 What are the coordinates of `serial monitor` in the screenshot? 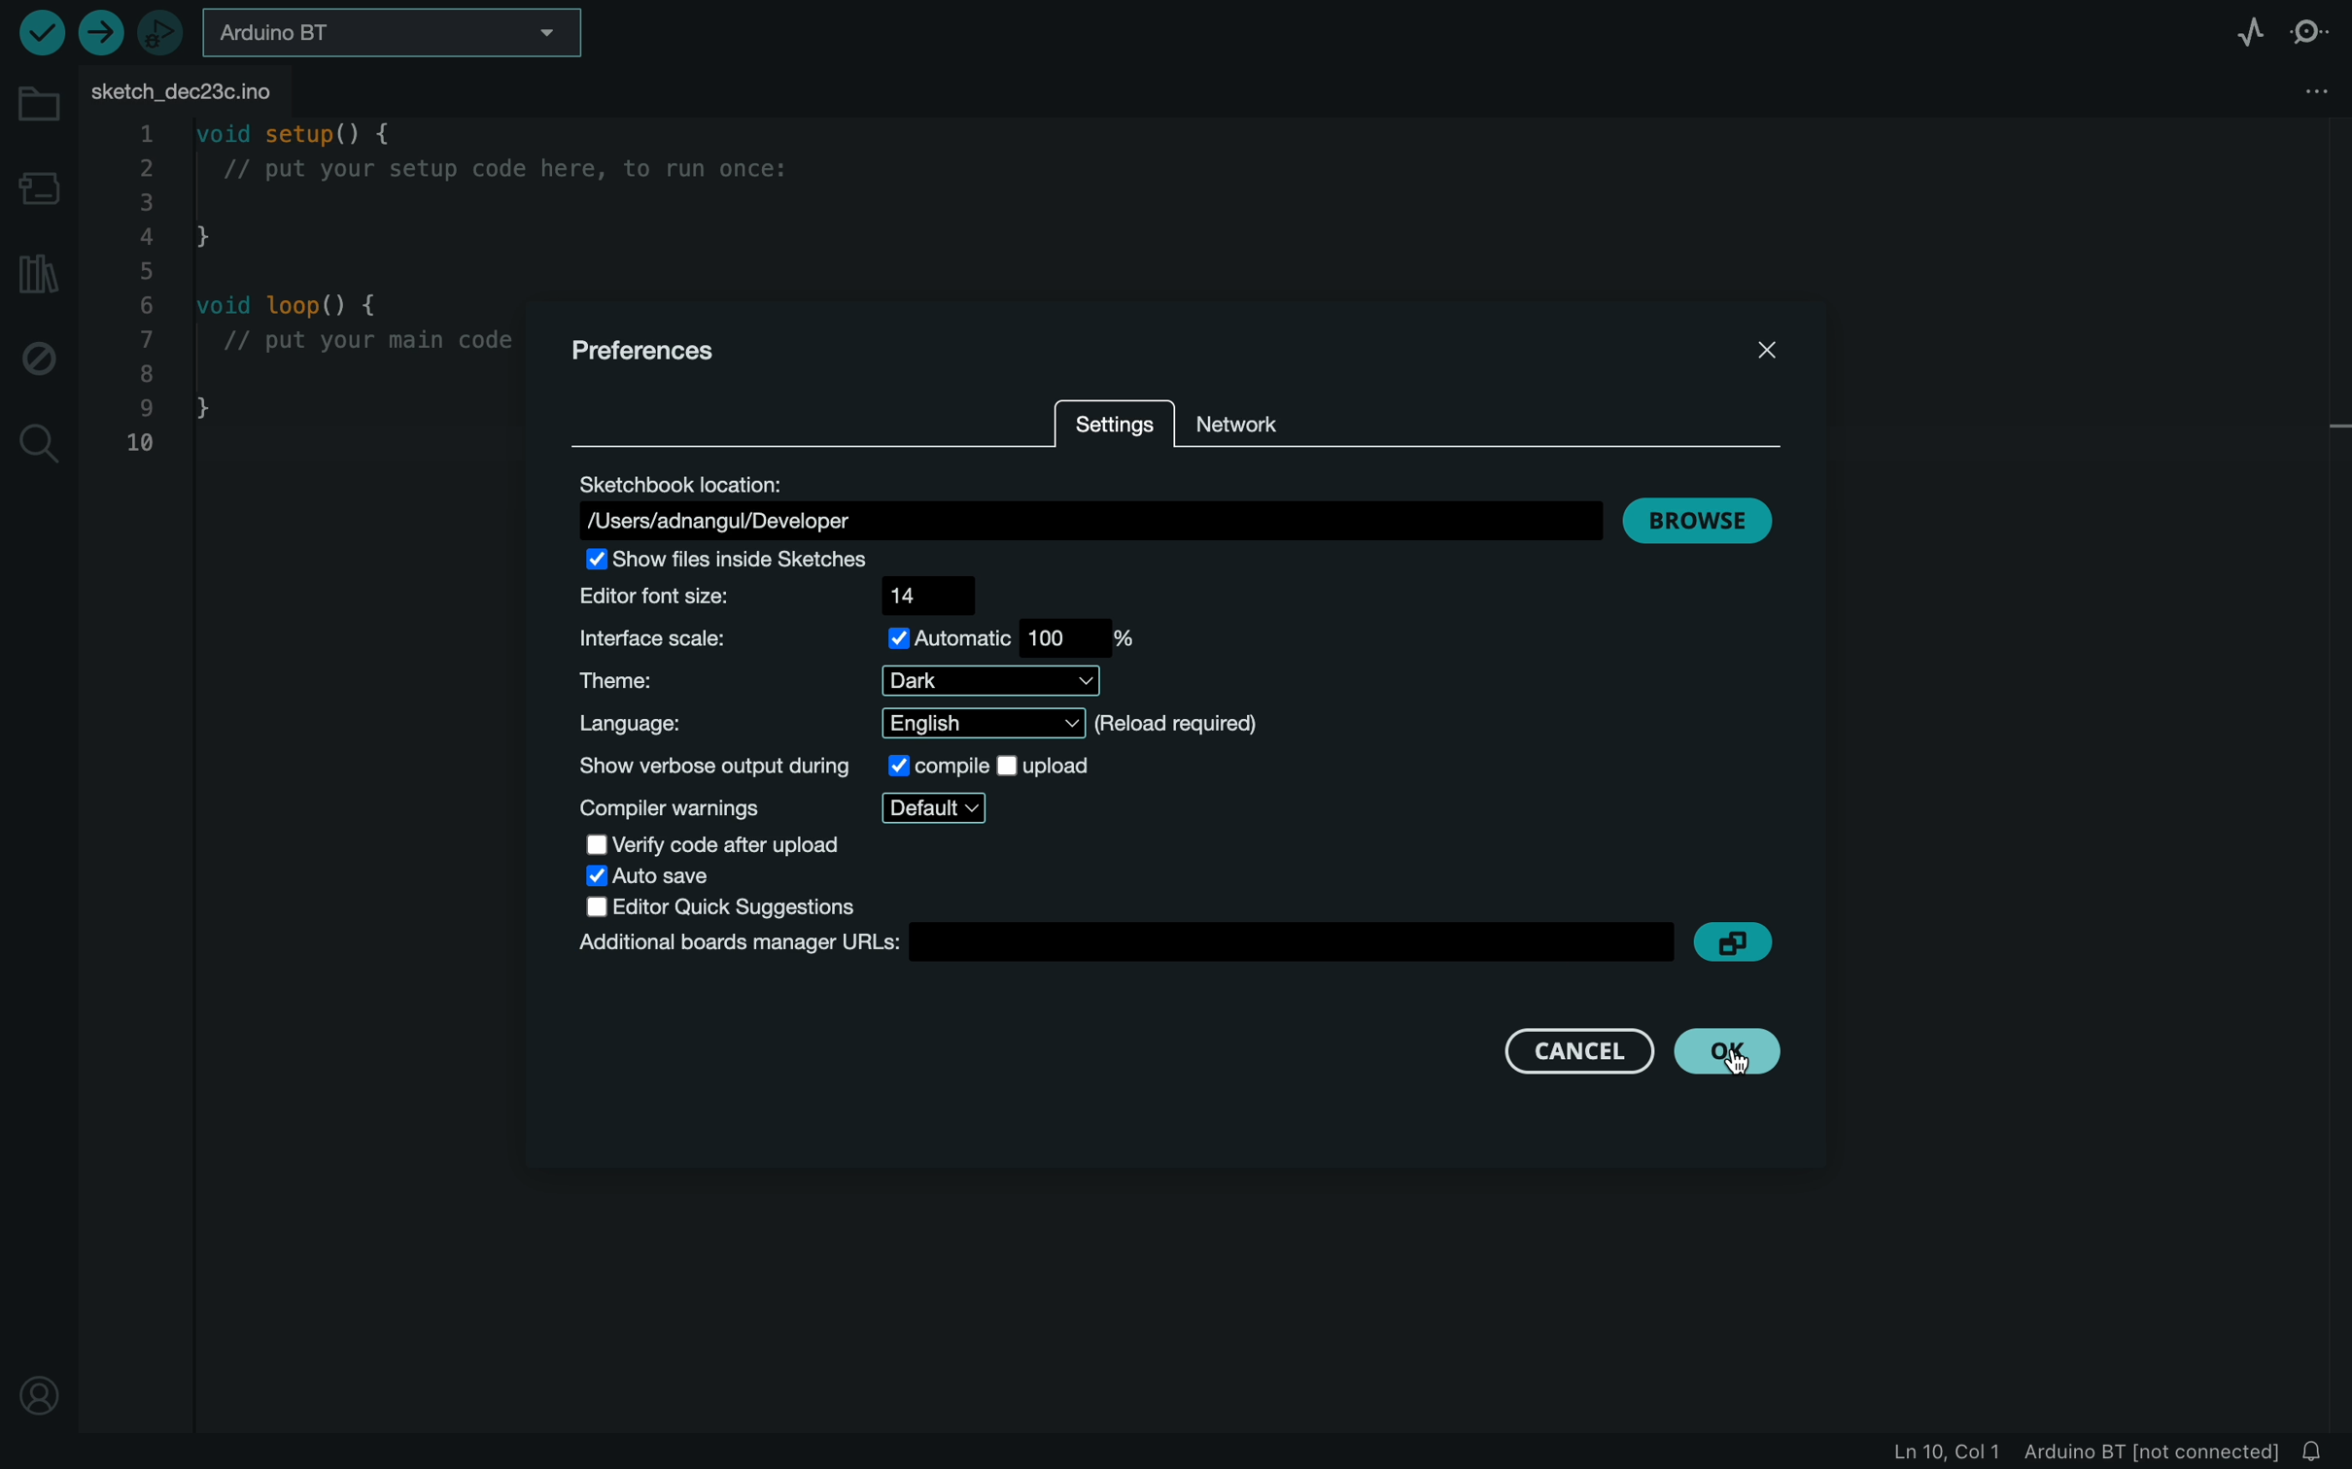 It's located at (2312, 28).